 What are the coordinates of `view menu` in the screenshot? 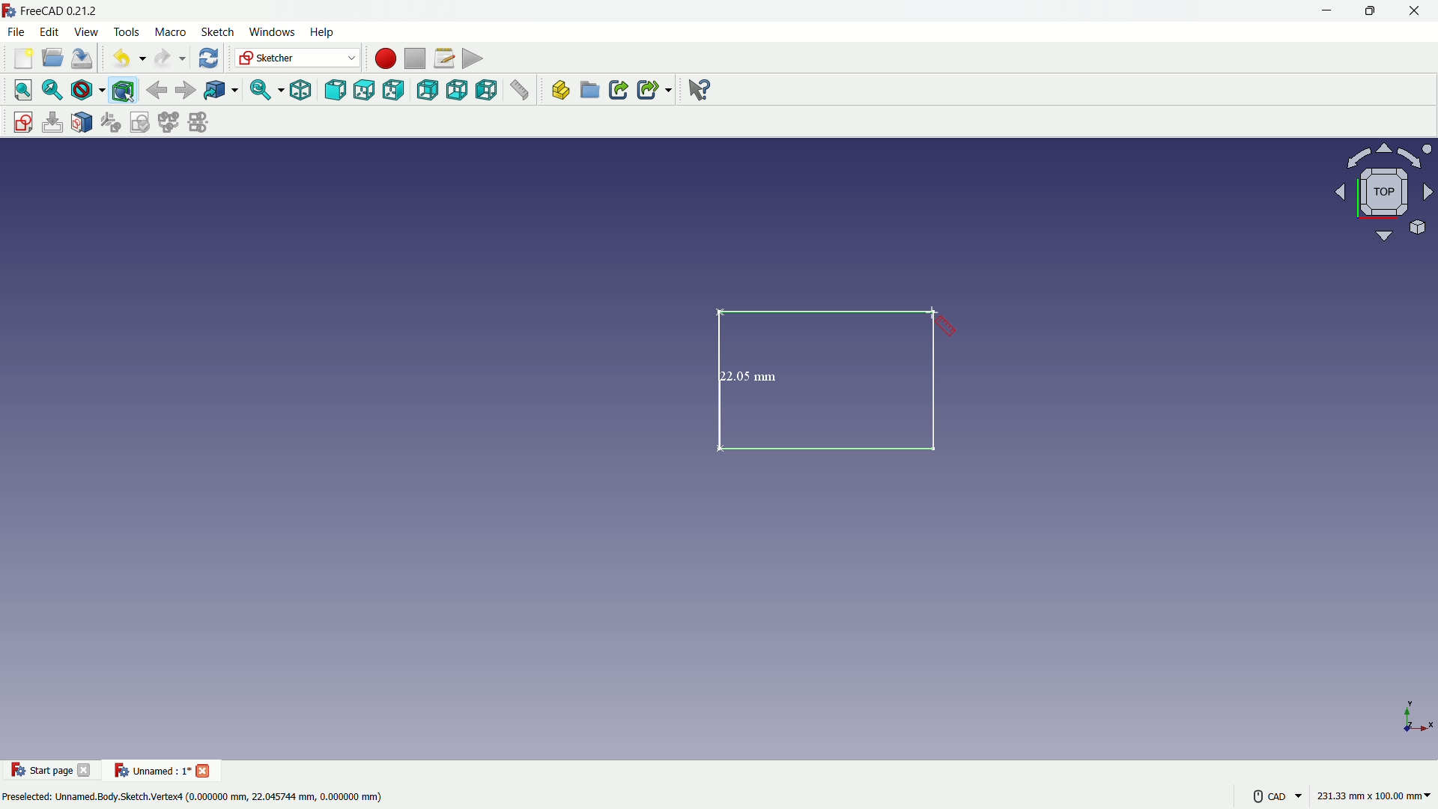 It's located at (85, 32).